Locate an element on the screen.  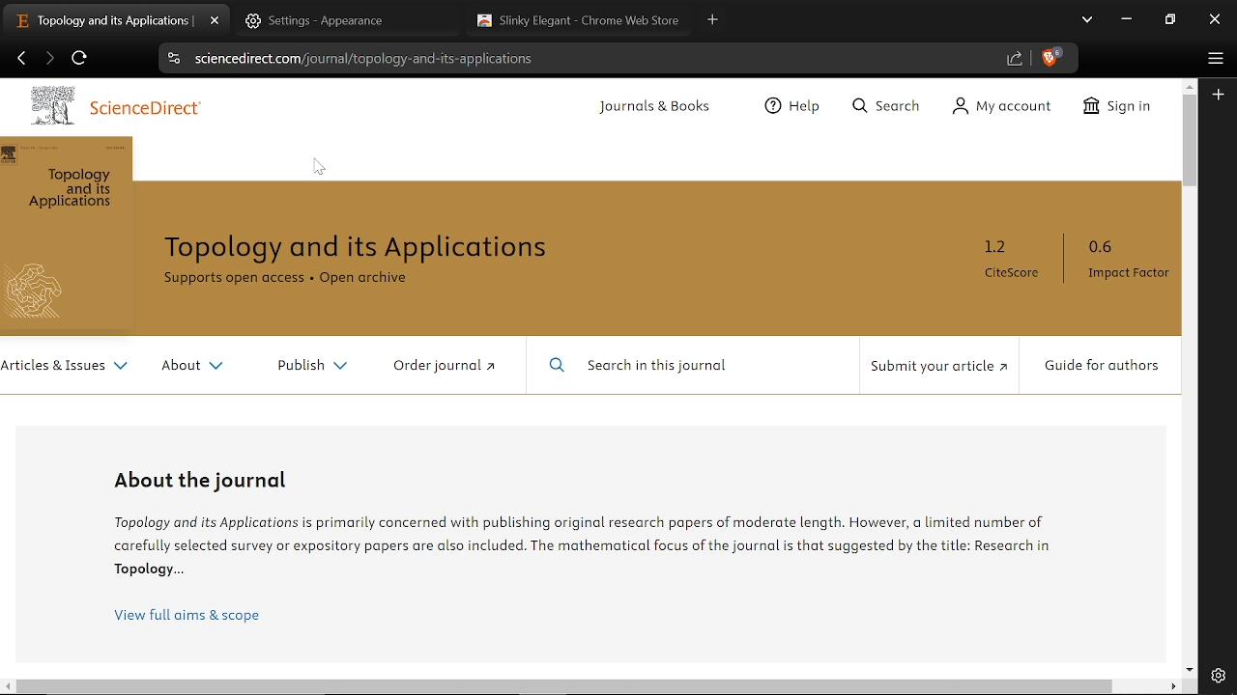
Order Journal is located at coordinates (446, 367).